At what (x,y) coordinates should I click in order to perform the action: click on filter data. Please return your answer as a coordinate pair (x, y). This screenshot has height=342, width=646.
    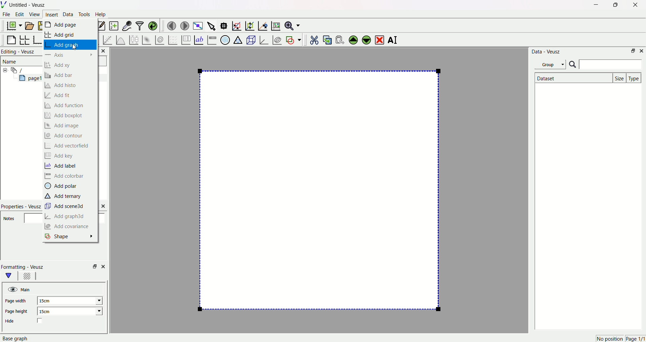
    Looking at the image, I should click on (139, 25).